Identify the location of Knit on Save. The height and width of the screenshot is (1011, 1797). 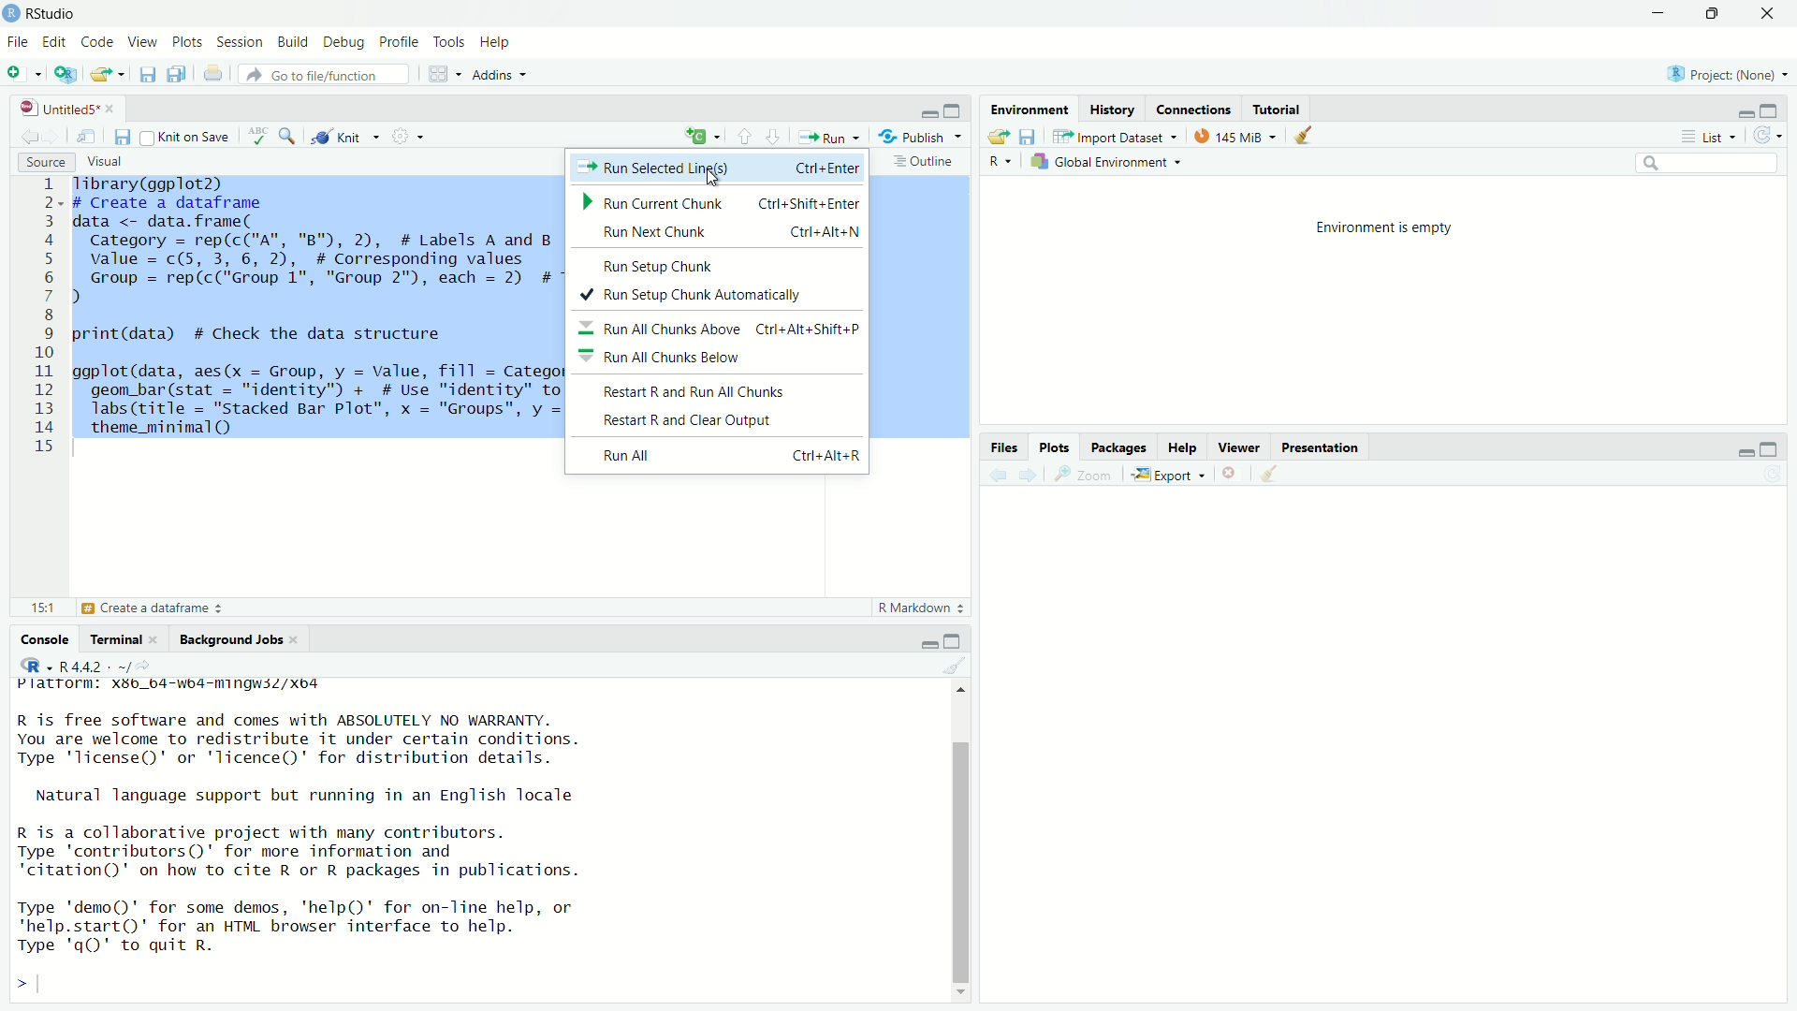
(188, 136).